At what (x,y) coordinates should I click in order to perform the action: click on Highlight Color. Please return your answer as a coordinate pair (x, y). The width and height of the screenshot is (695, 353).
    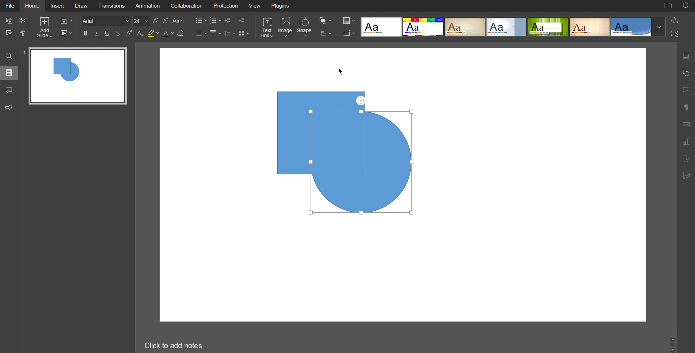
    Looking at the image, I should click on (153, 33).